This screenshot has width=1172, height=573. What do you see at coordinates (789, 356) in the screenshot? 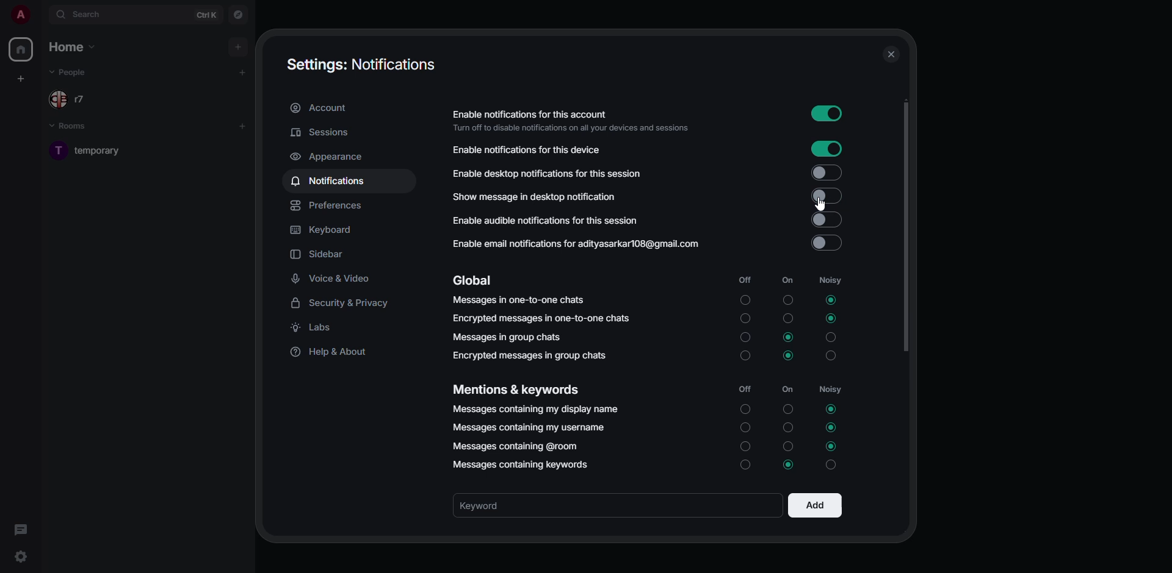
I see `selected` at bounding box center [789, 356].